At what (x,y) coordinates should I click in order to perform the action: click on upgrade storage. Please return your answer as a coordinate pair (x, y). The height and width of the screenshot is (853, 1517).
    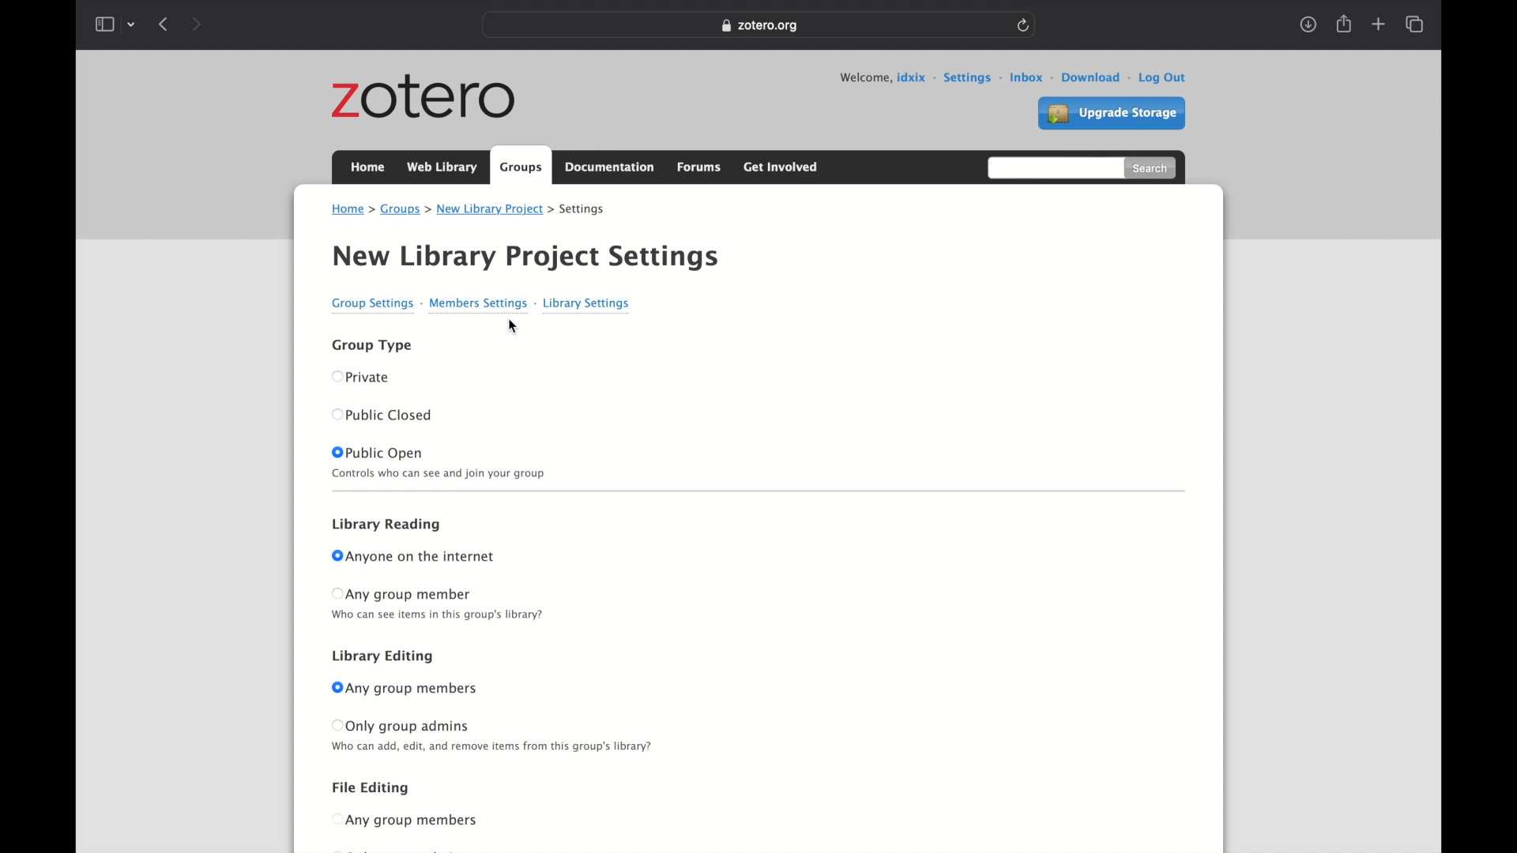
    Looking at the image, I should click on (1111, 115).